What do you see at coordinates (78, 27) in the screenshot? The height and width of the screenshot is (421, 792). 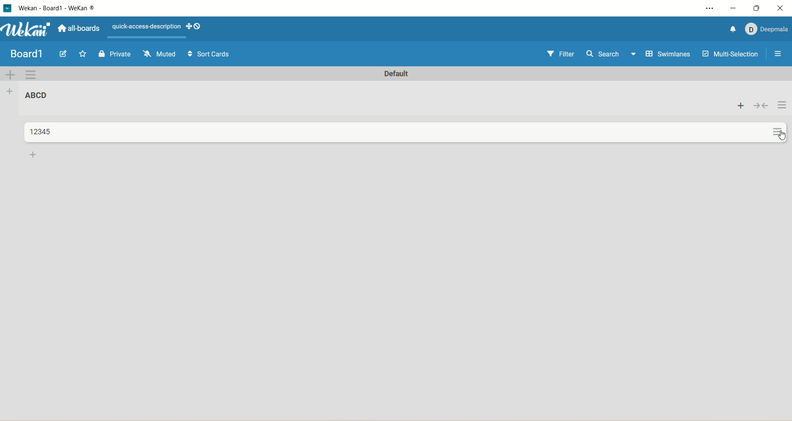 I see `all boards` at bounding box center [78, 27].